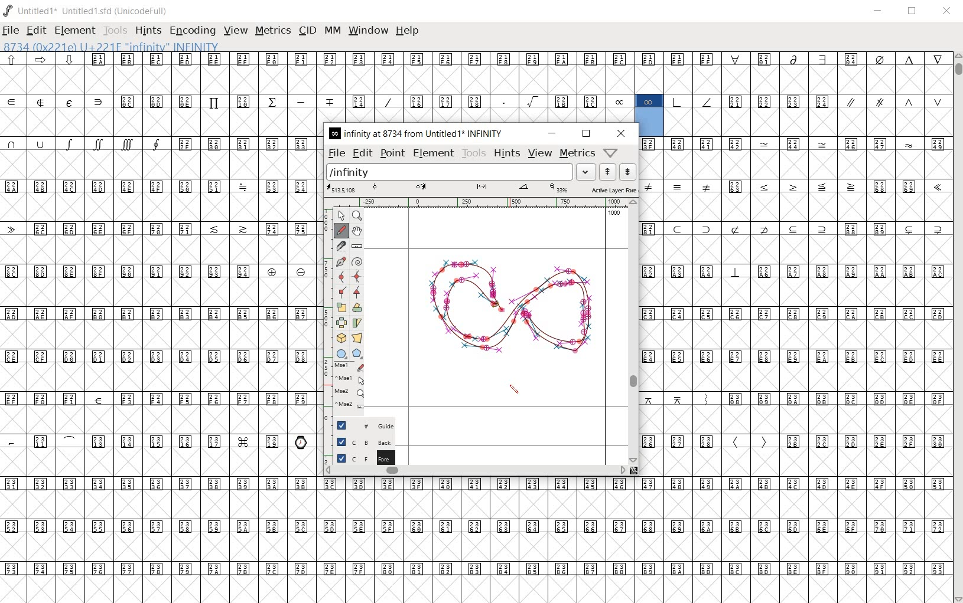  I want to click on empty glyph slots, so click(797, 207).